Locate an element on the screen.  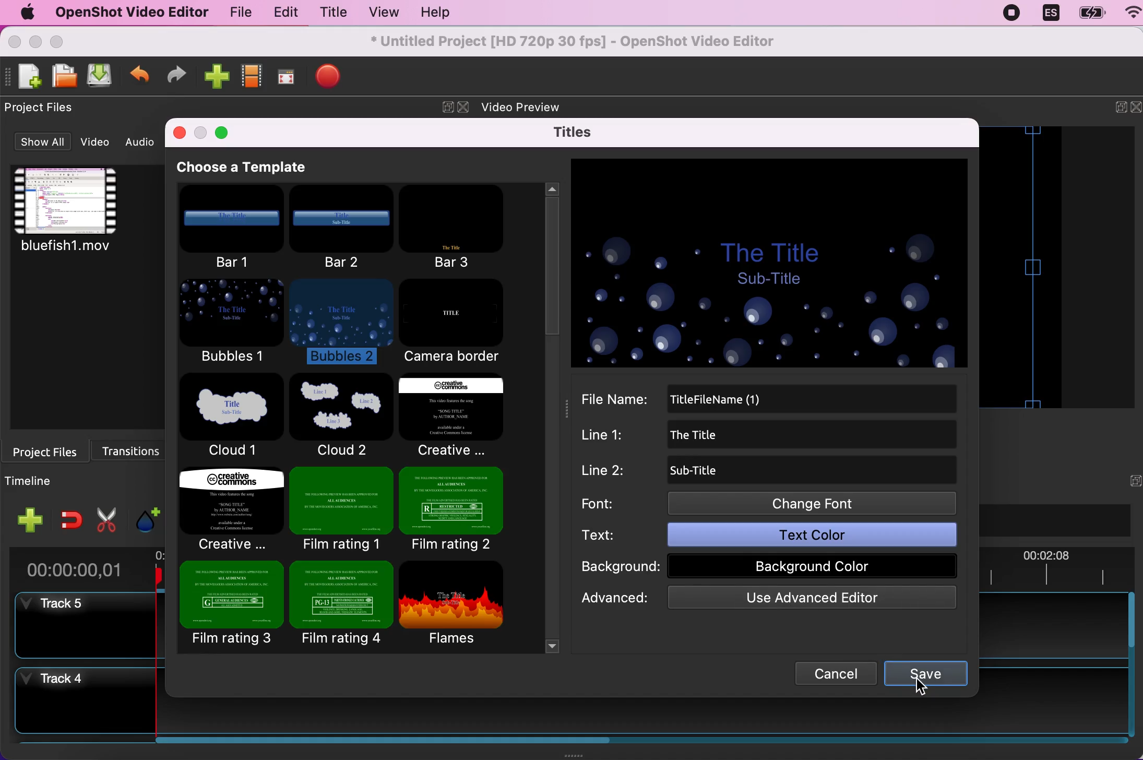
advanced: is located at coordinates (616, 598).